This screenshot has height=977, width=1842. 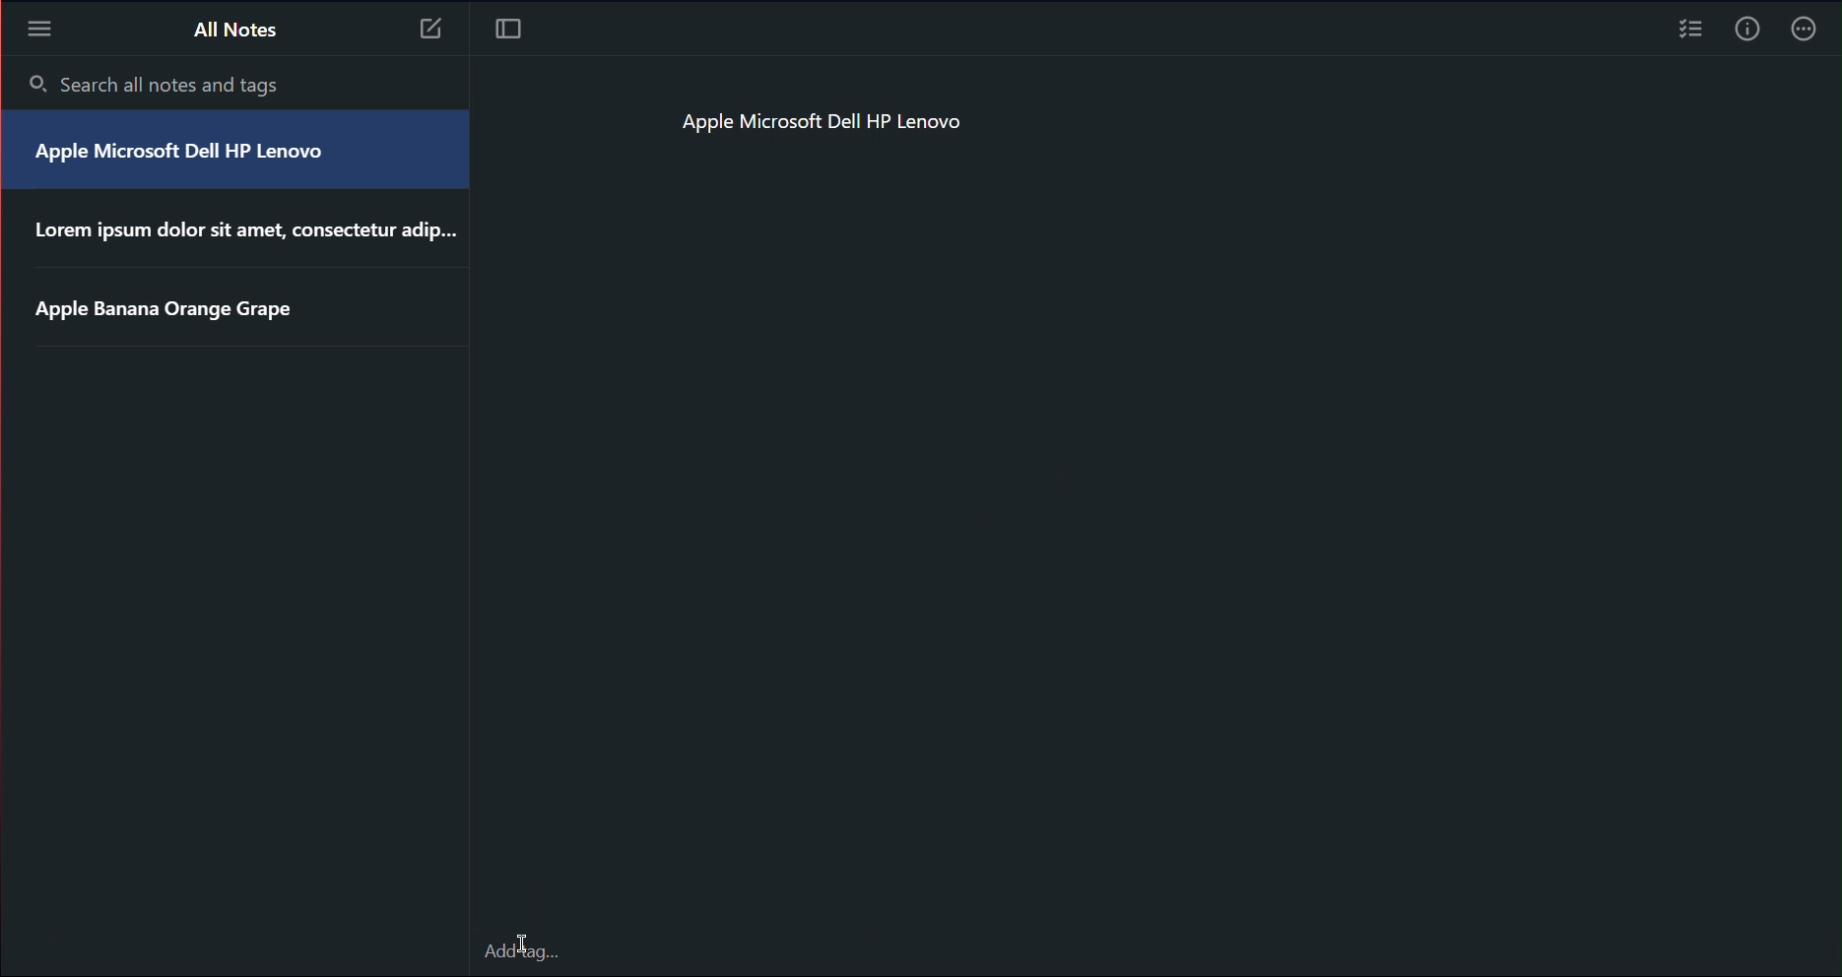 I want to click on Apple Banana Orange Grape, so click(x=166, y=313).